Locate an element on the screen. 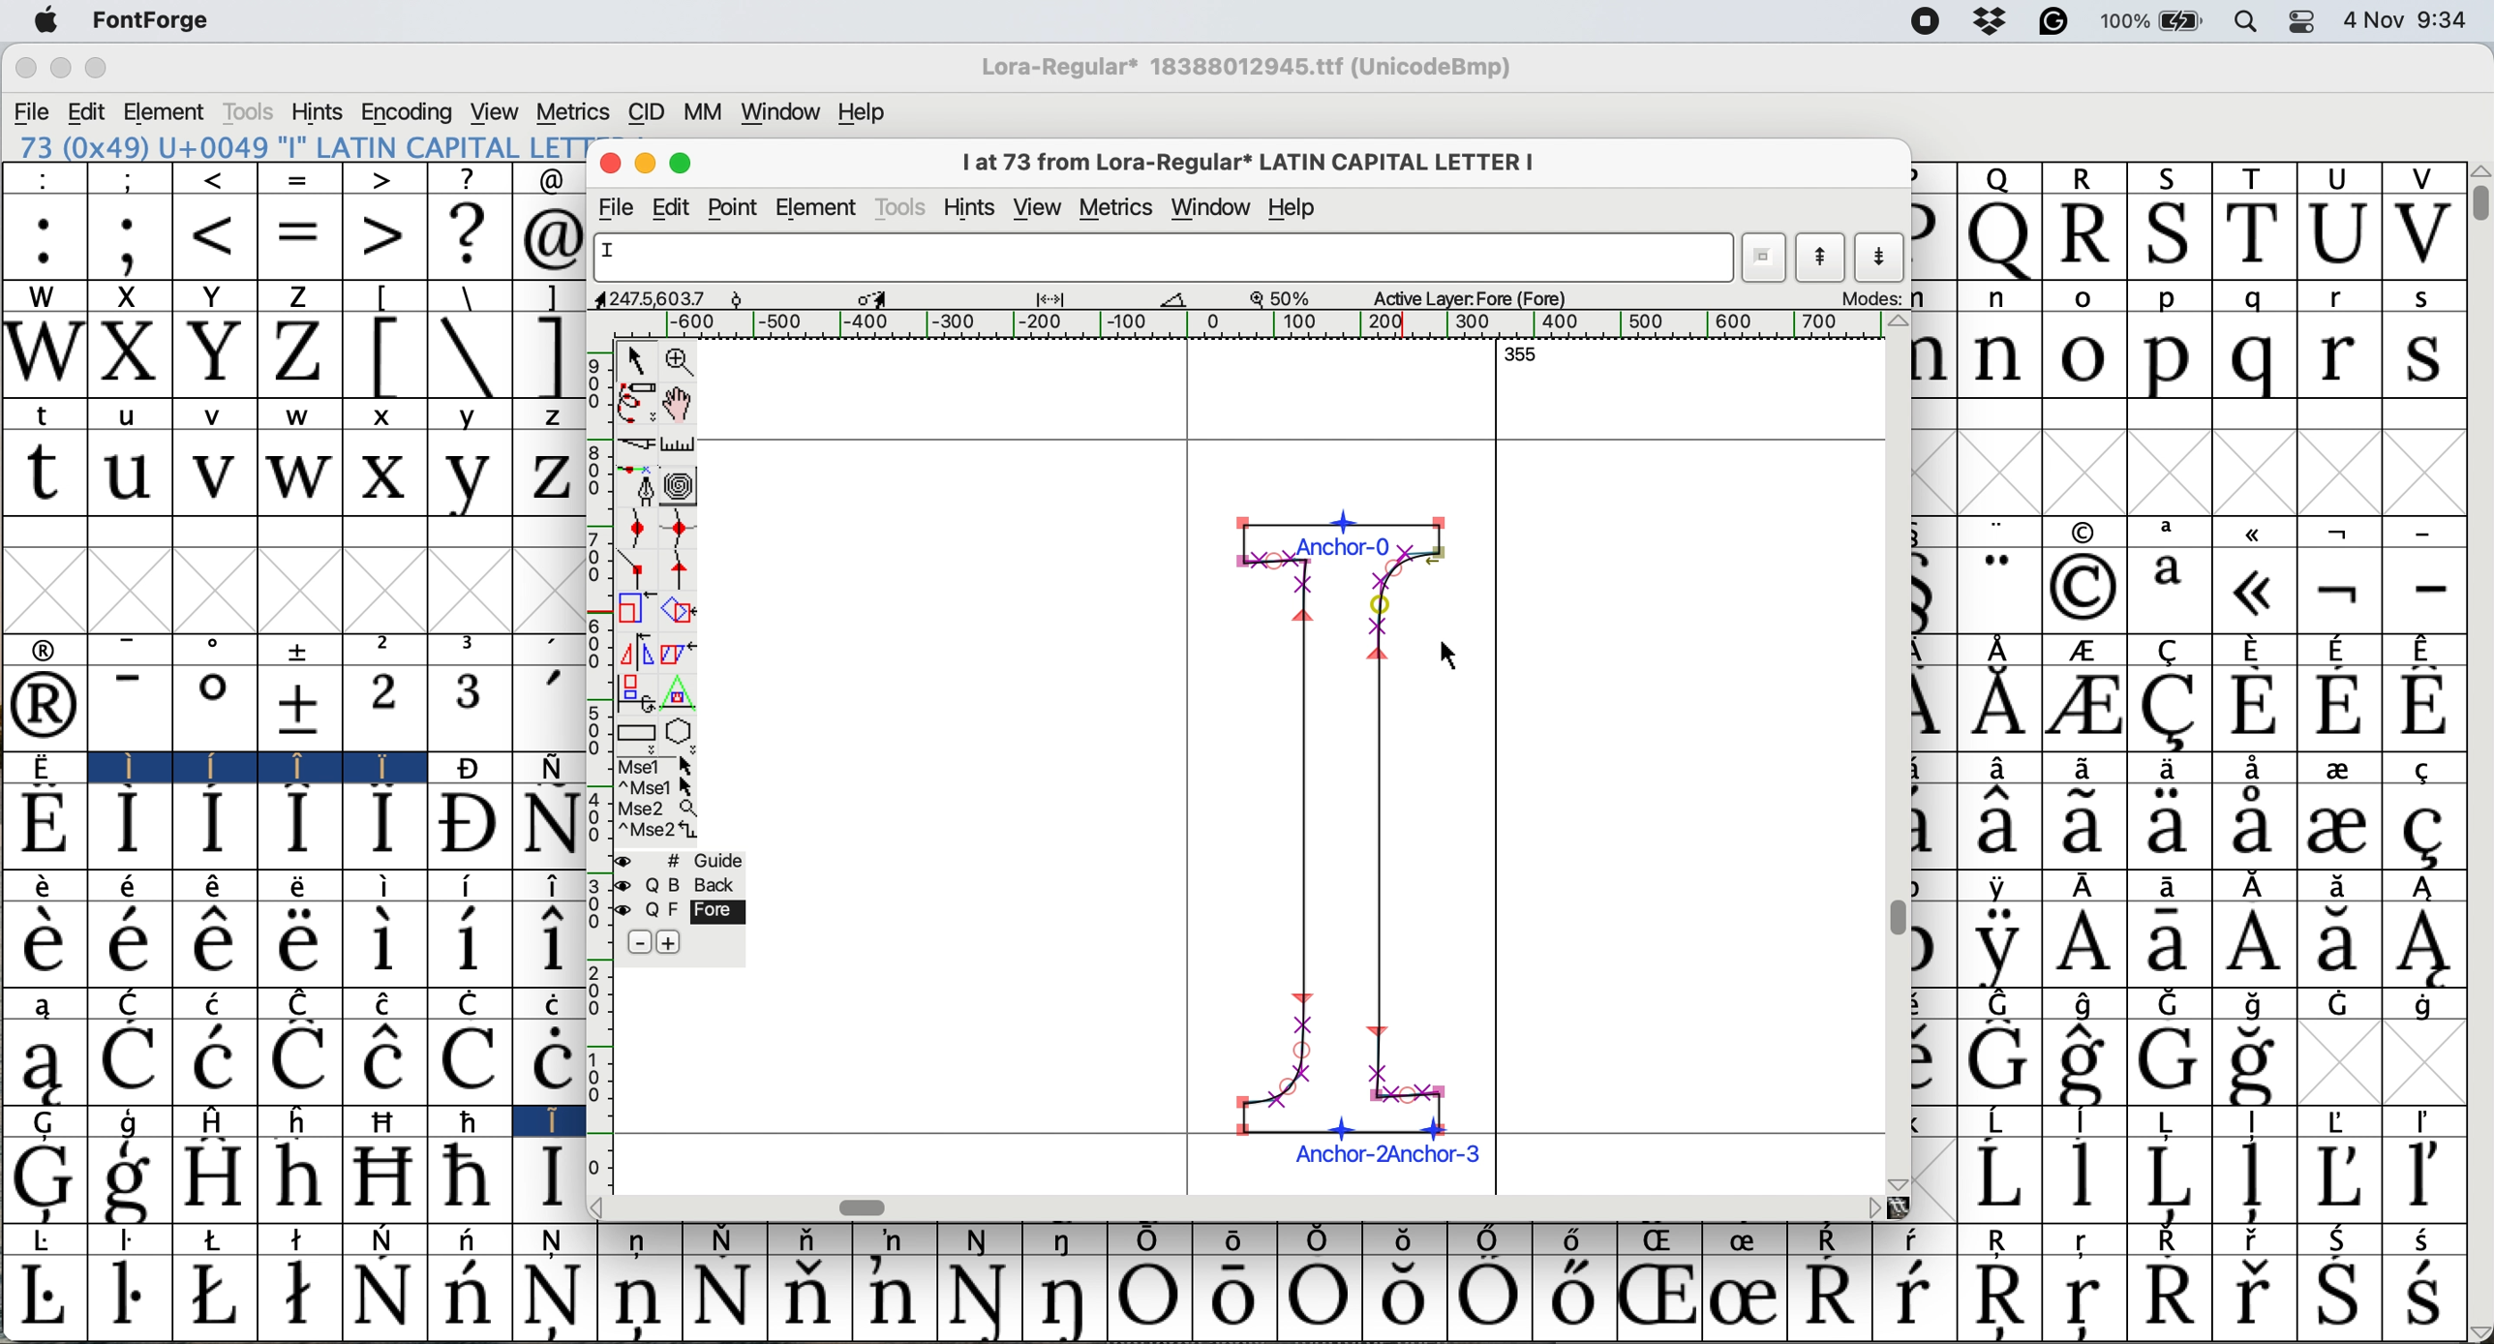 This screenshot has height=1344, width=2494. Symbol is located at coordinates (129, 1062).